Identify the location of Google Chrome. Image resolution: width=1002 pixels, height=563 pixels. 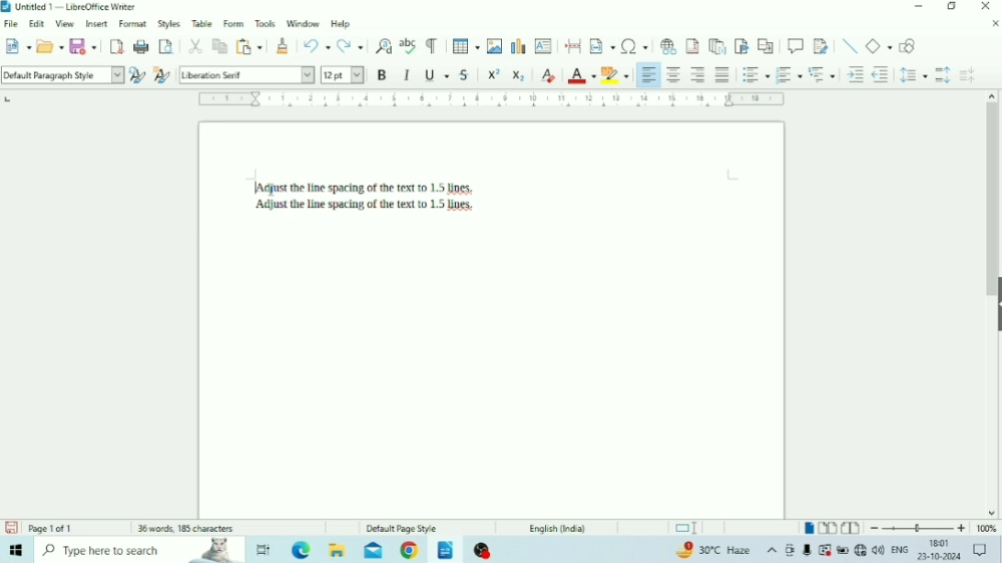
(409, 550).